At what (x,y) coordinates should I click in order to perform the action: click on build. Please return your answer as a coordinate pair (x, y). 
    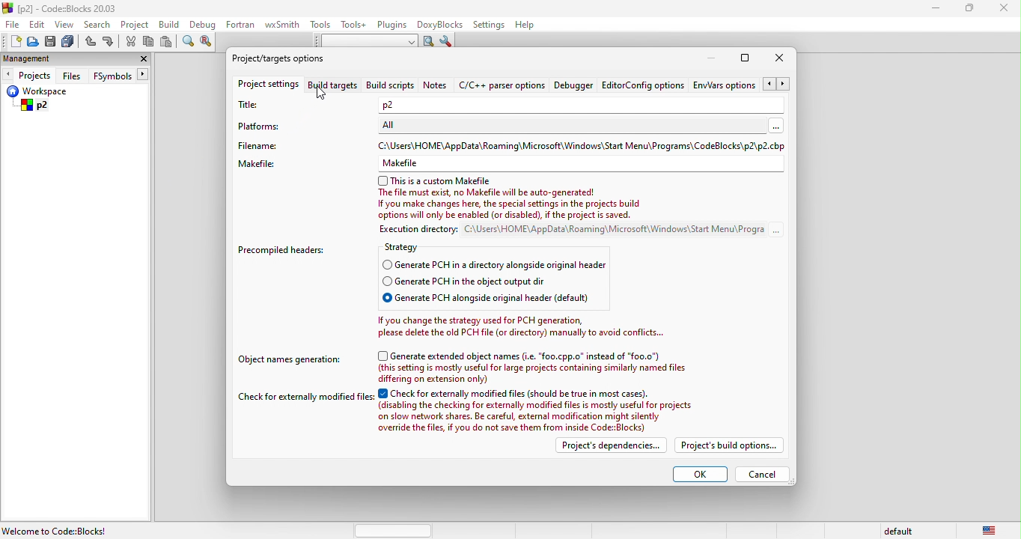
    Looking at the image, I should click on (173, 25).